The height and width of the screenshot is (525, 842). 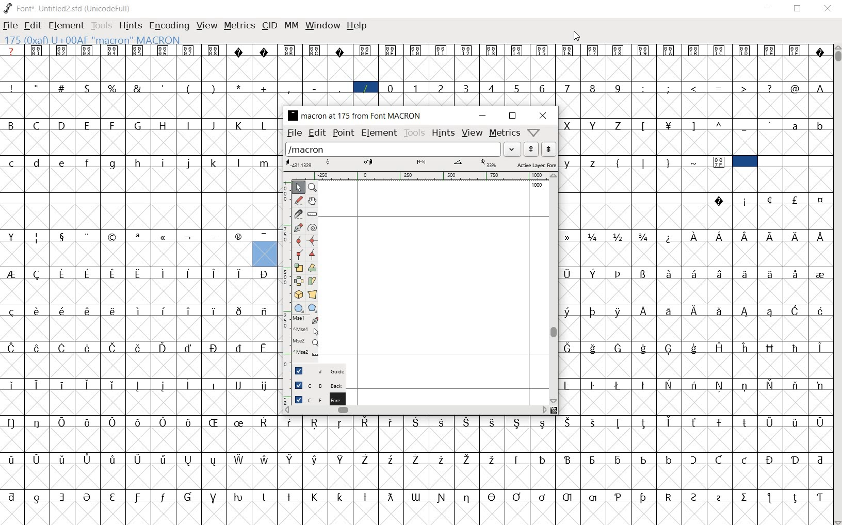 I want to click on #, so click(x=63, y=88).